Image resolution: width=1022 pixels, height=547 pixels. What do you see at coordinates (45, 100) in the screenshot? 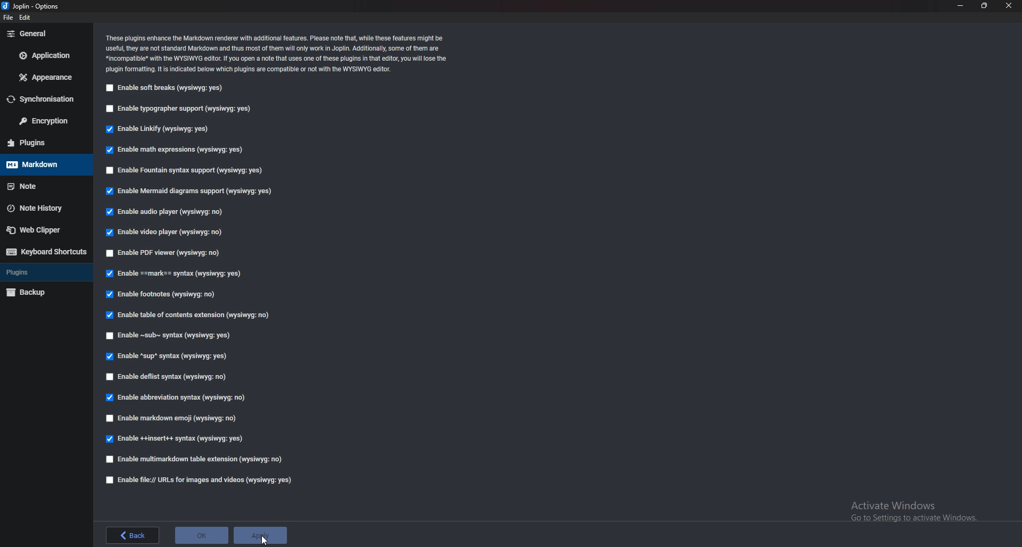
I see `Synchronization` at bounding box center [45, 100].